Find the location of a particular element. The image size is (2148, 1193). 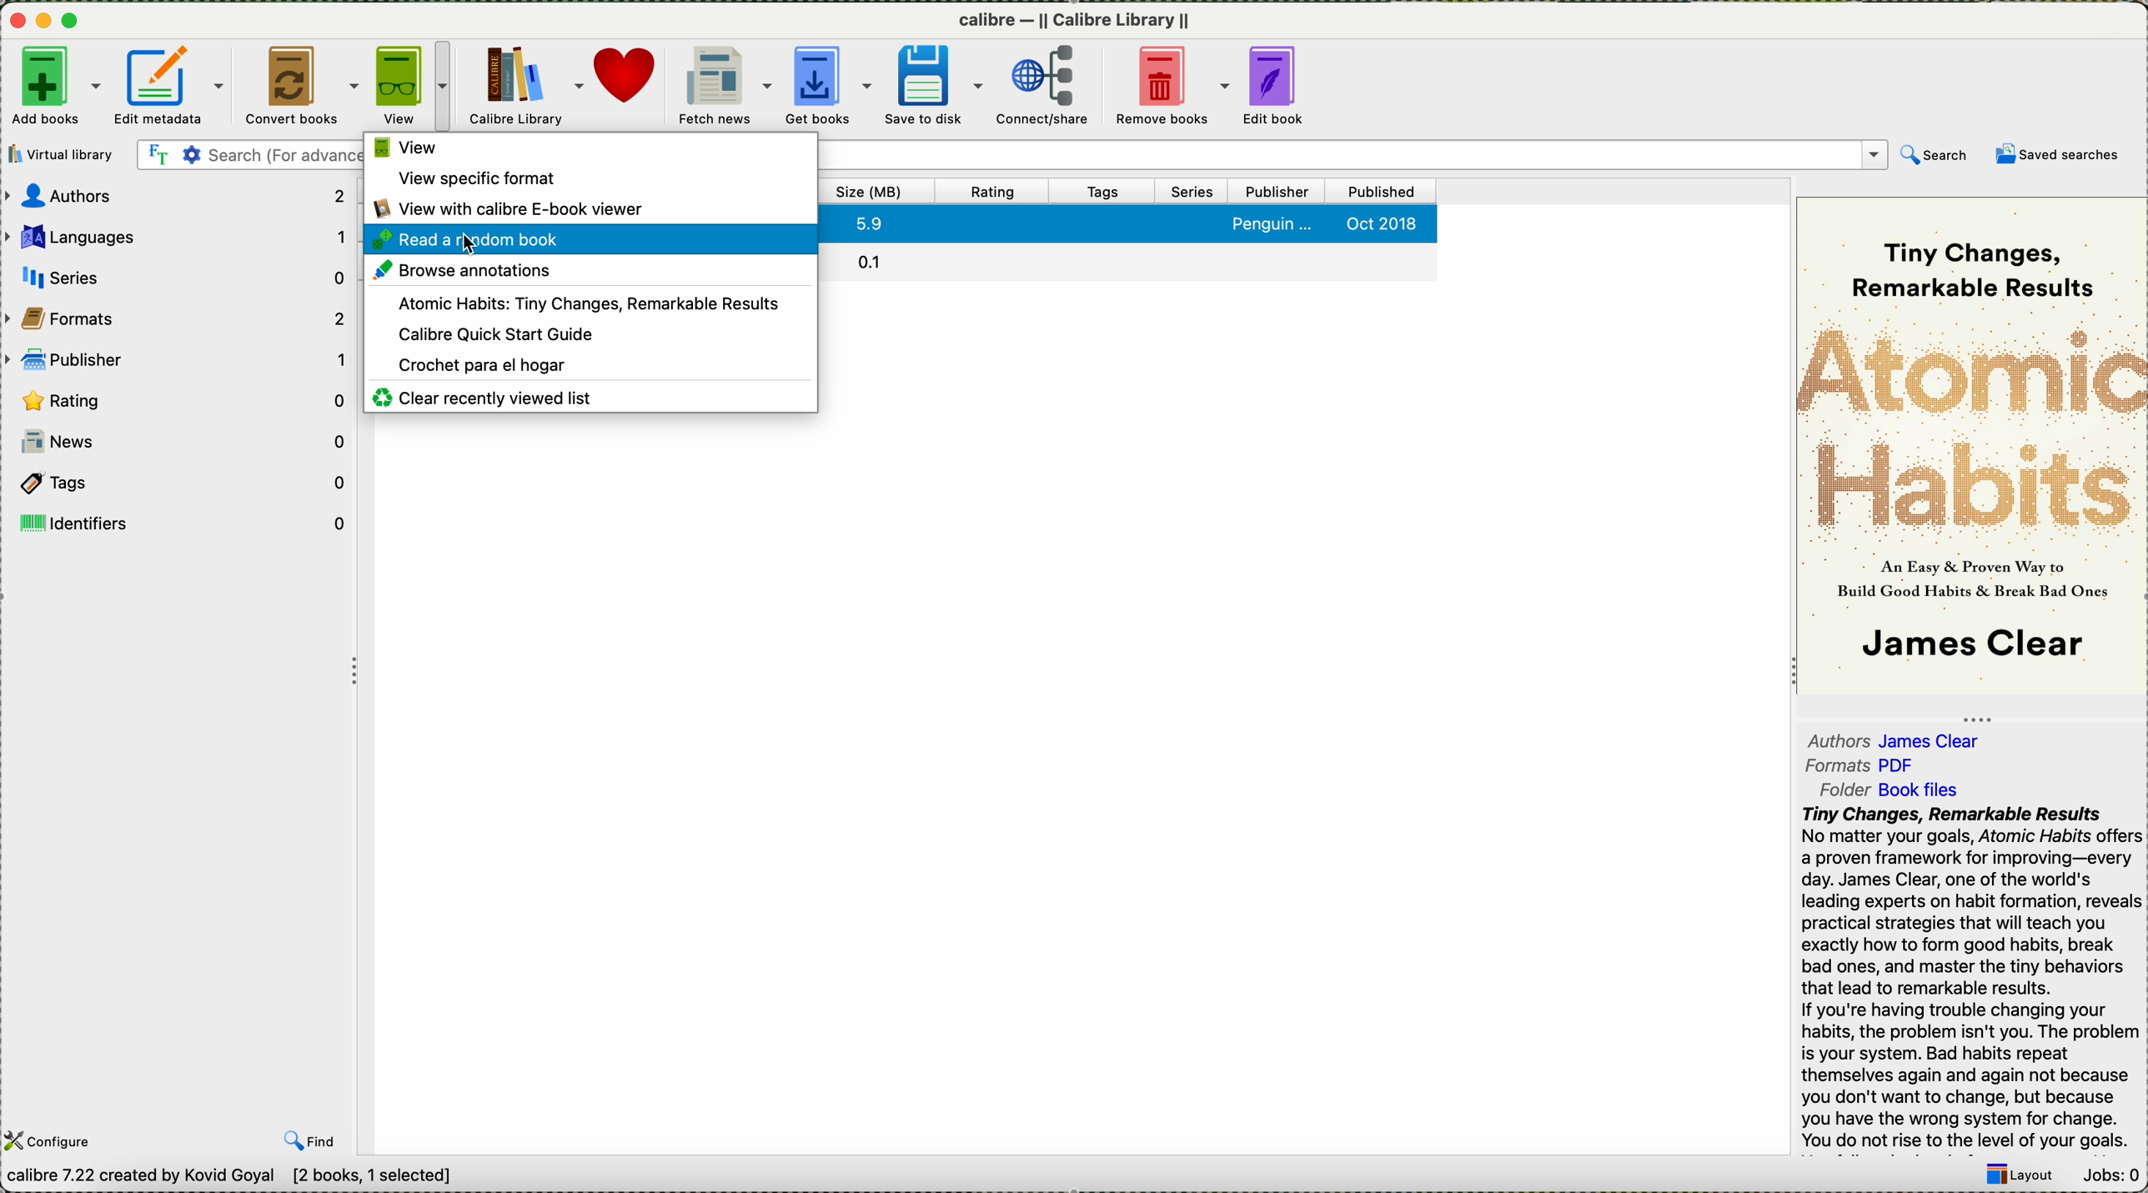

Authors James Clear is located at coordinates (1898, 738).